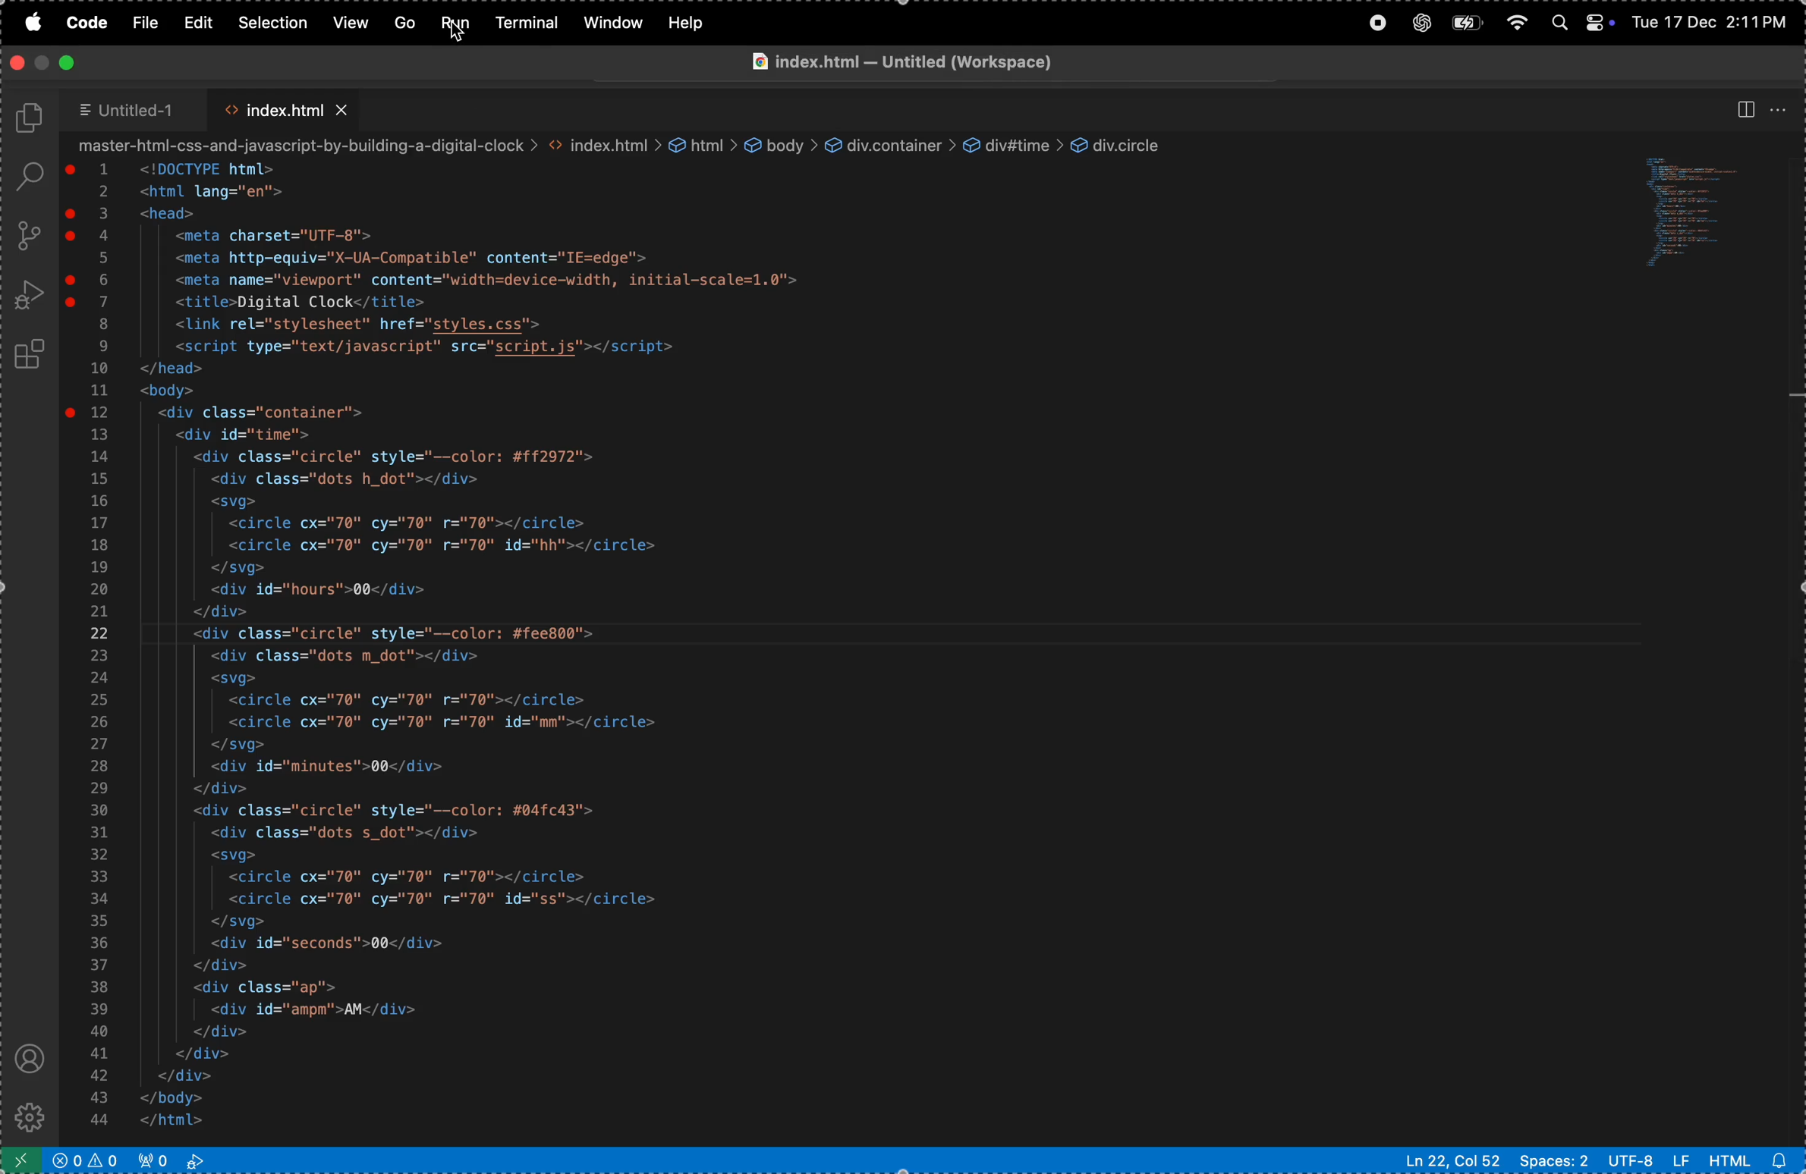  What do you see at coordinates (32, 25) in the screenshot?
I see `apple menu` at bounding box center [32, 25].